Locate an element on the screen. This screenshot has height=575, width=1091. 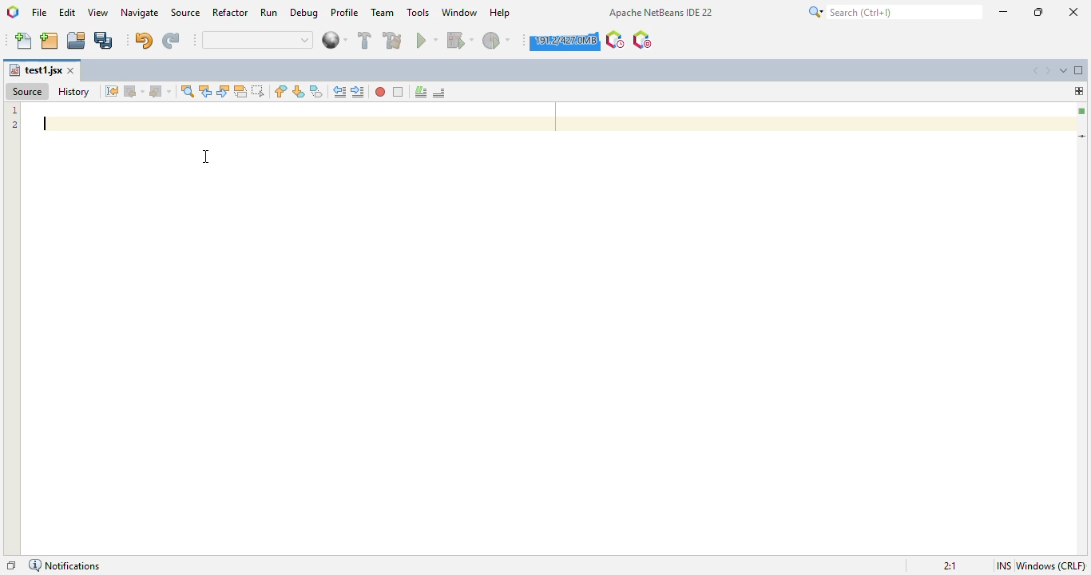
forward is located at coordinates (160, 91).